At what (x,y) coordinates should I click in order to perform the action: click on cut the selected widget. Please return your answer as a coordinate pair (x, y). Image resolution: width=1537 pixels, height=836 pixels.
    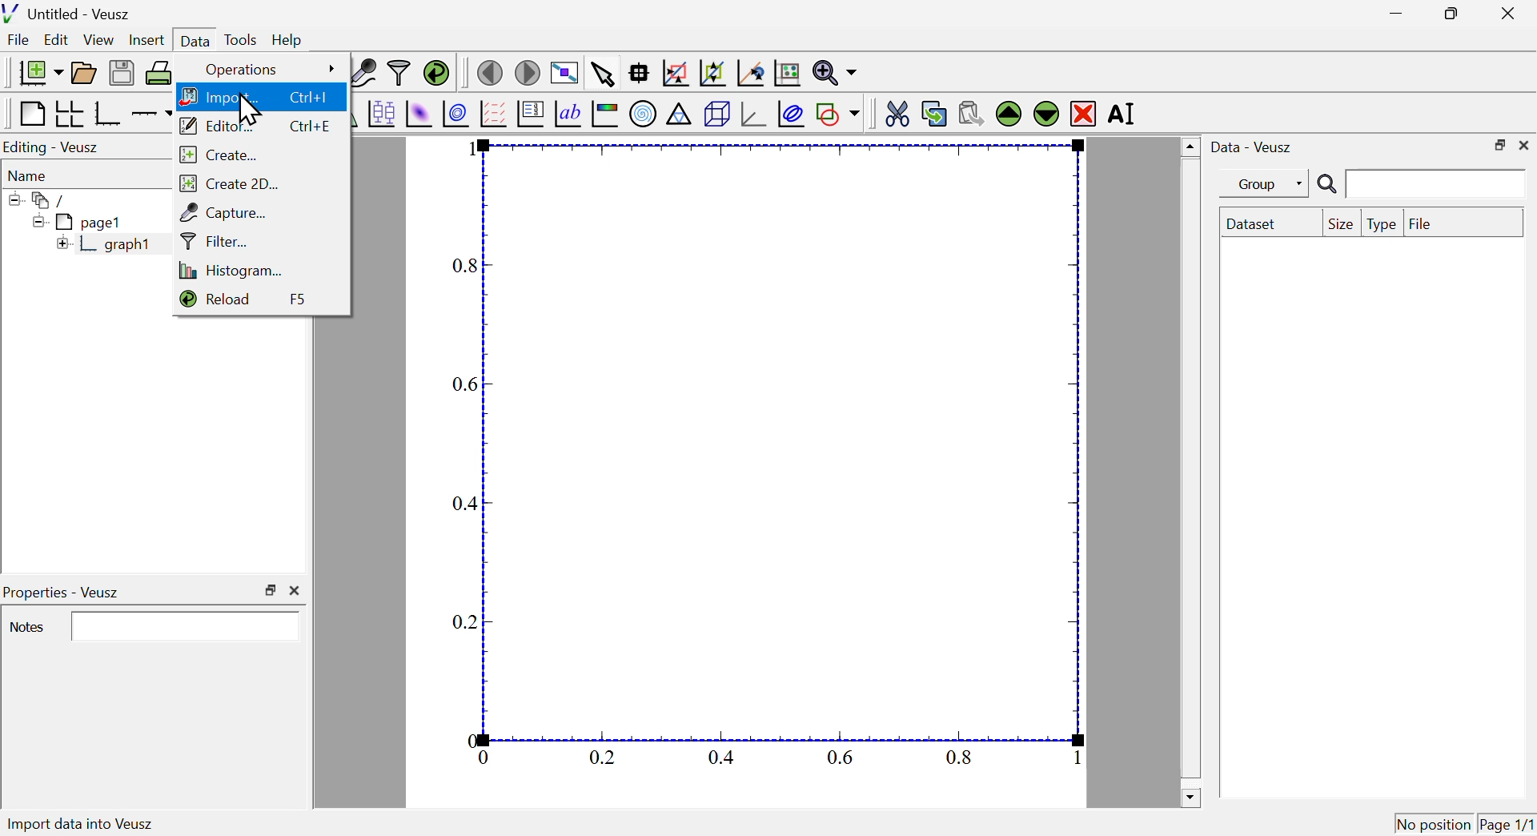
    Looking at the image, I should click on (894, 112).